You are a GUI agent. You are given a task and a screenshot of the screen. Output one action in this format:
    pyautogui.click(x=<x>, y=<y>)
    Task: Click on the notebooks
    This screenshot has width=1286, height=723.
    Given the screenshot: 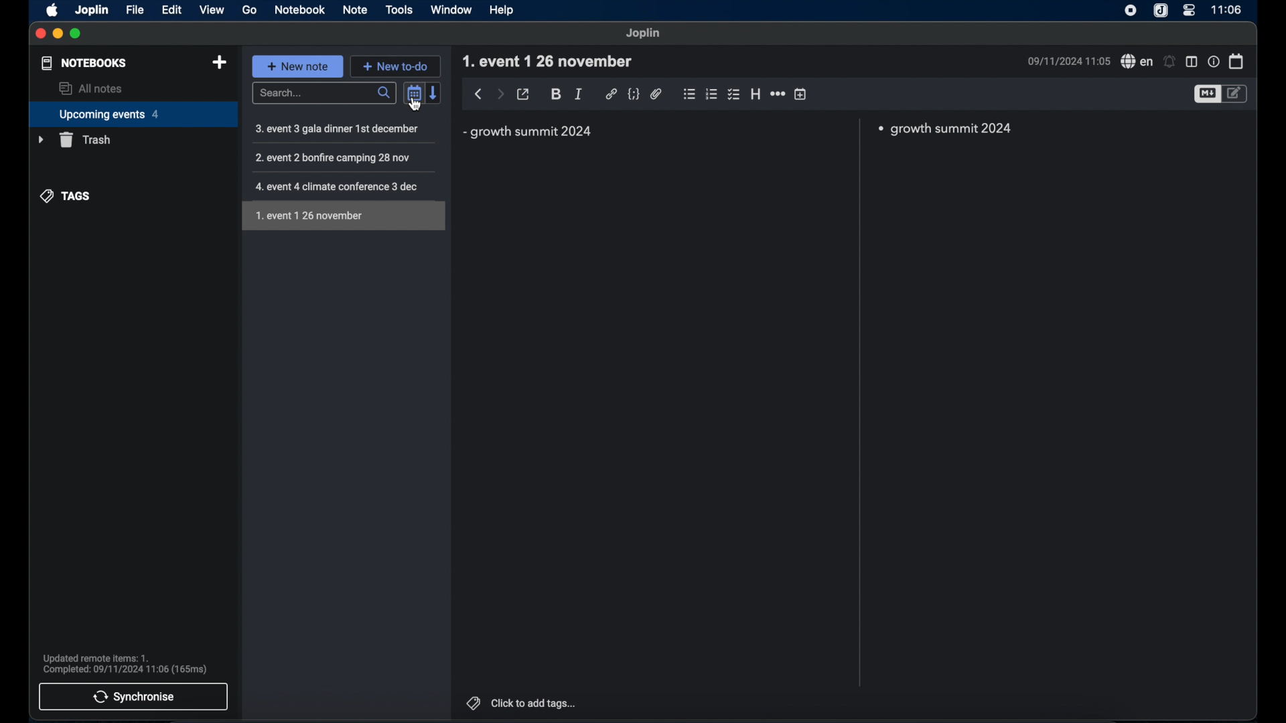 What is the action you would take?
    pyautogui.click(x=84, y=63)
    